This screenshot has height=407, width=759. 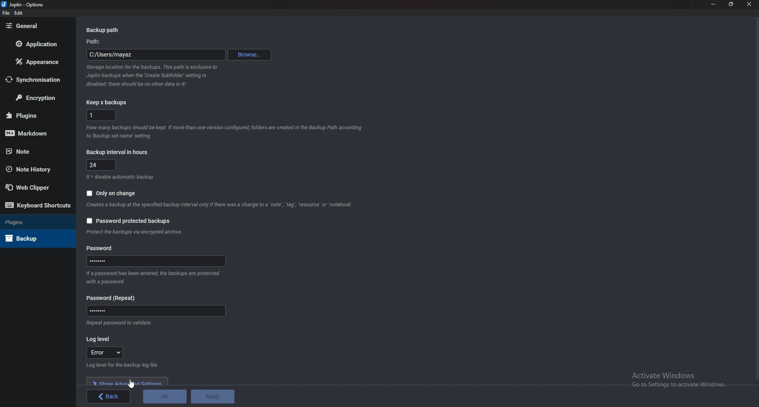 I want to click on backup interval in hours, so click(x=116, y=153).